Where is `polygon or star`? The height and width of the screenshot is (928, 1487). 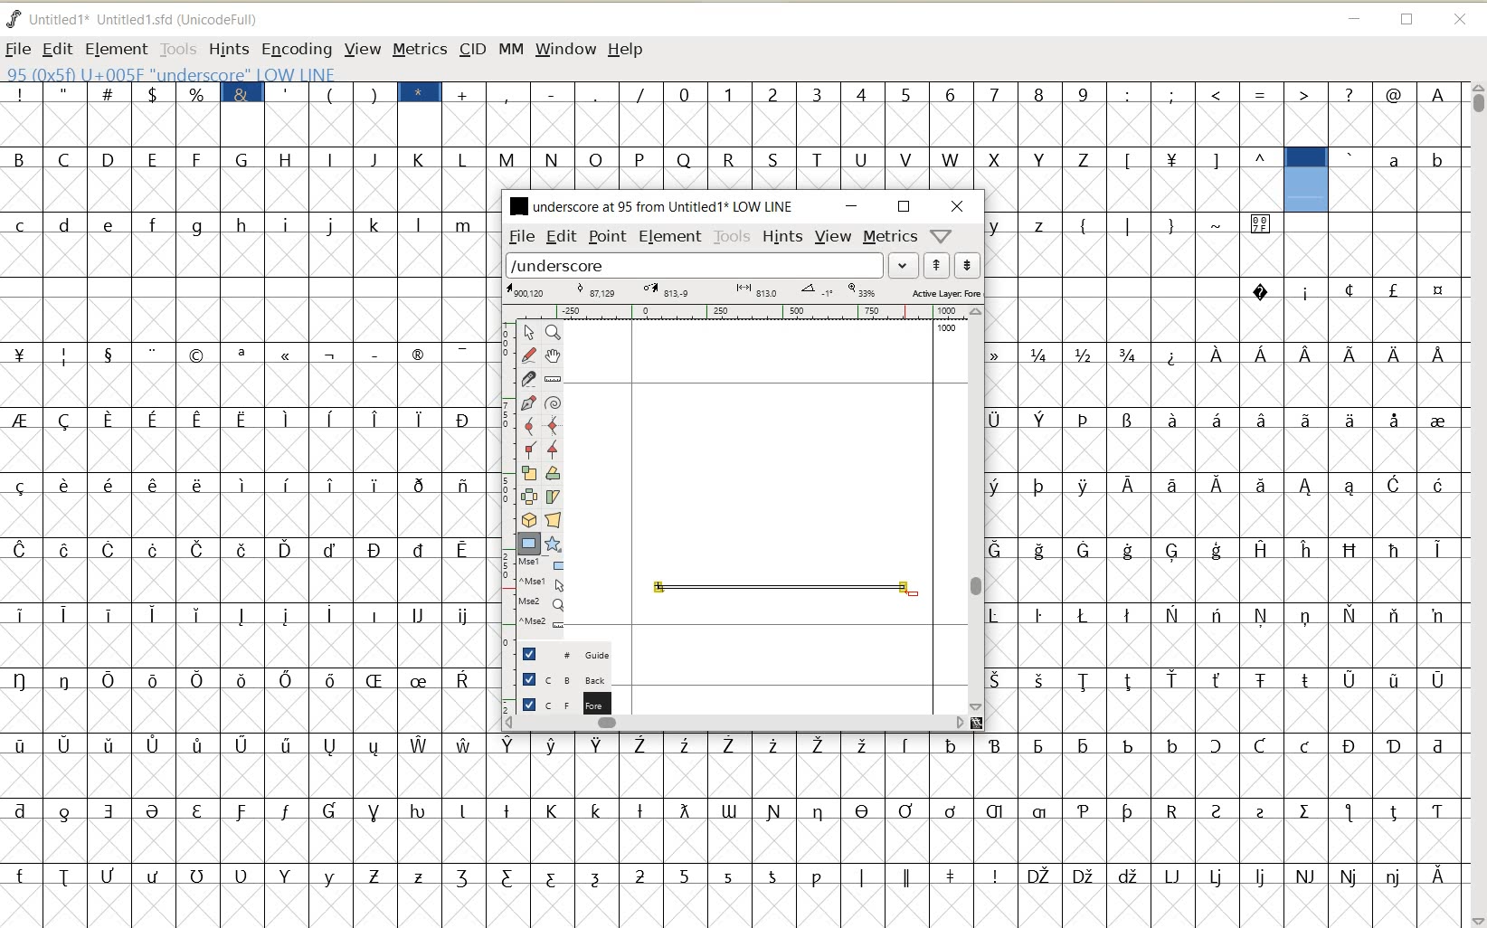
polygon or star is located at coordinates (552, 544).